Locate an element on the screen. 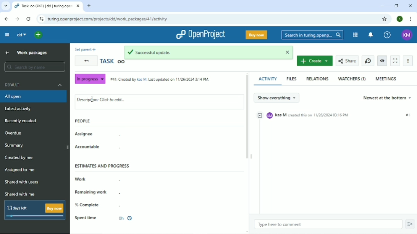 The height and width of the screenshot is (234, 417). Submit comment is located at coordinates (410, 224).